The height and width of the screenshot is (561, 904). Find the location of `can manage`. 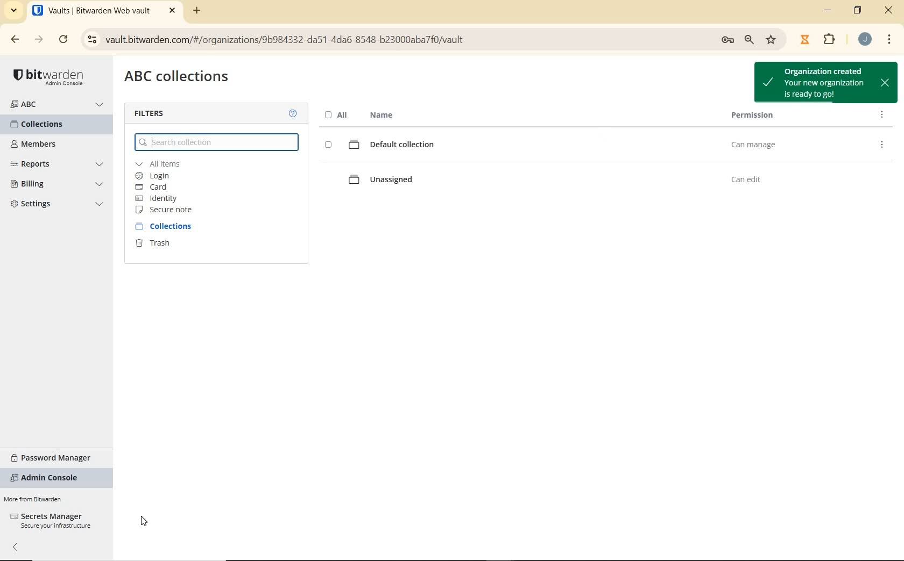

can manage is located at coordinates (753, 144).